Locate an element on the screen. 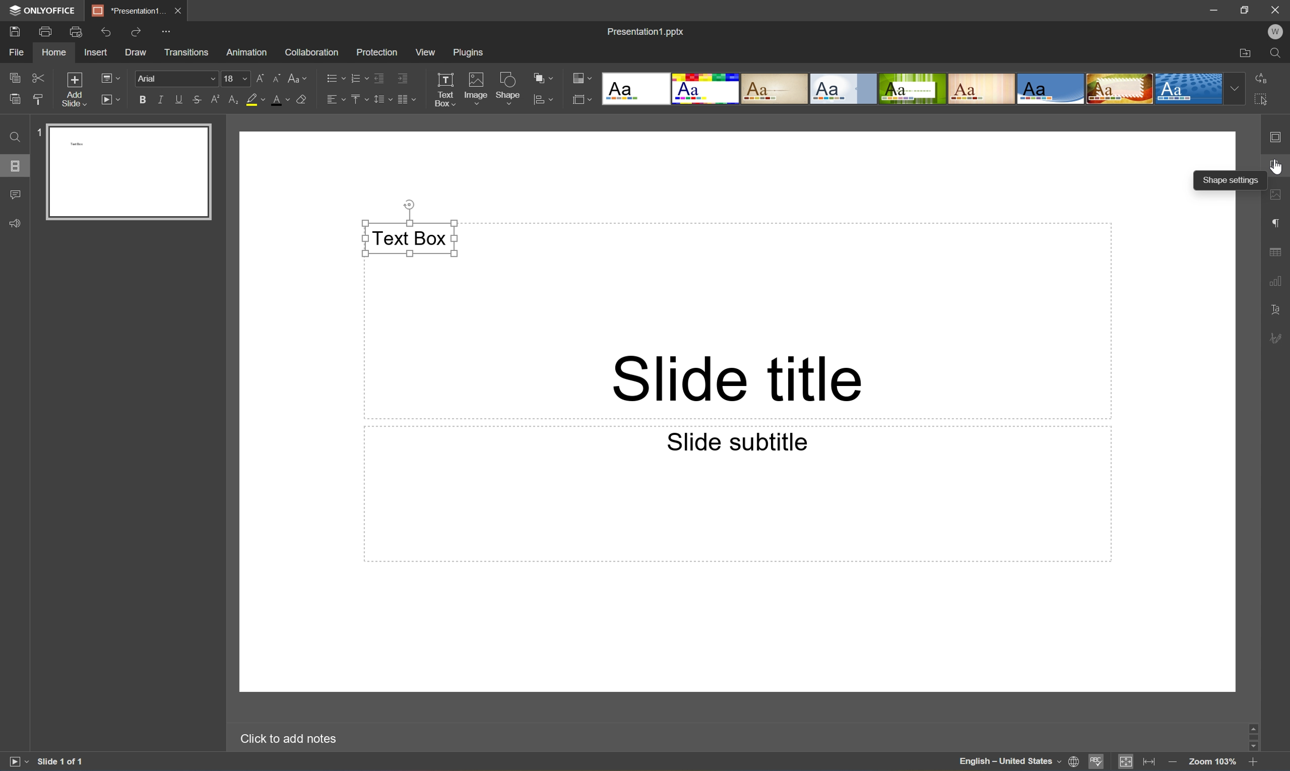 Image resolution: width=1290 pixels, height=771 pixels. Numbering is located at coordinates (355, 77).